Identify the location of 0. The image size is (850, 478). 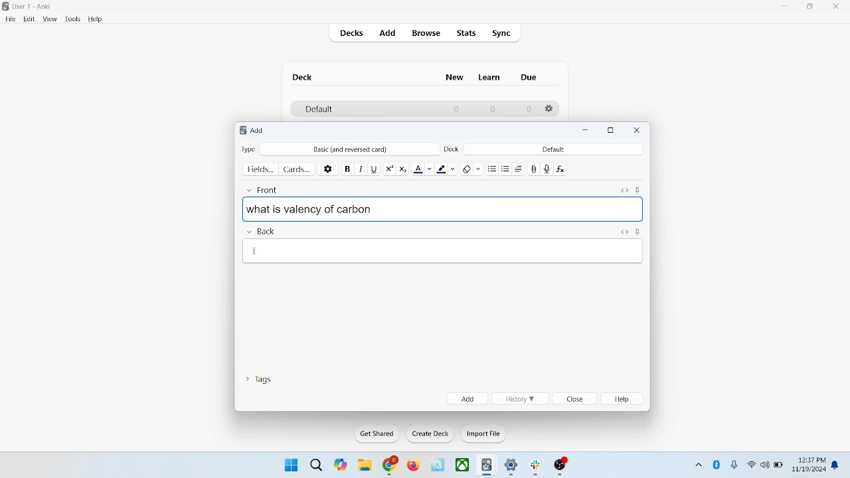
(457, 109).